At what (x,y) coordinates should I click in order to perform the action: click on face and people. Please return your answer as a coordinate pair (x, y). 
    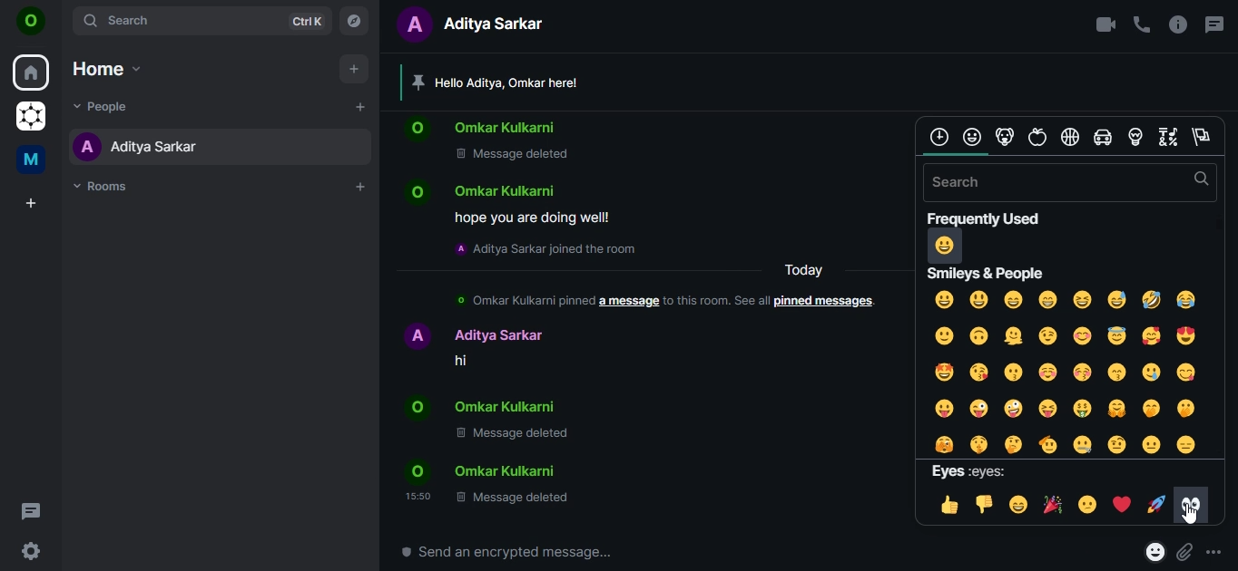
    Looking at the image, I should click on (972, 136).